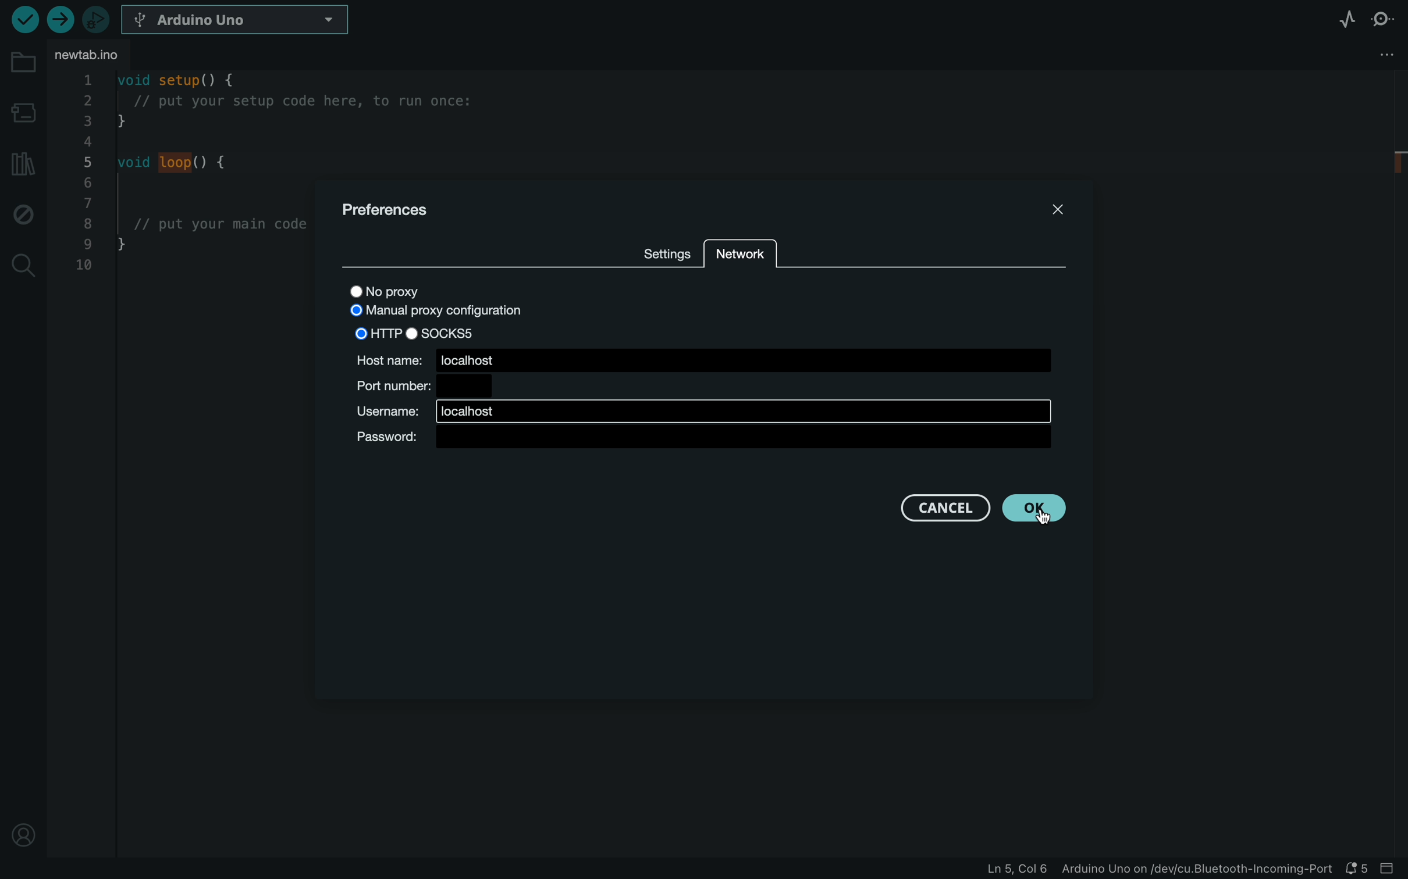 Image resolution: width=1408 pixels, height=879 pixels. I want to click on profile, so click(19, 830).